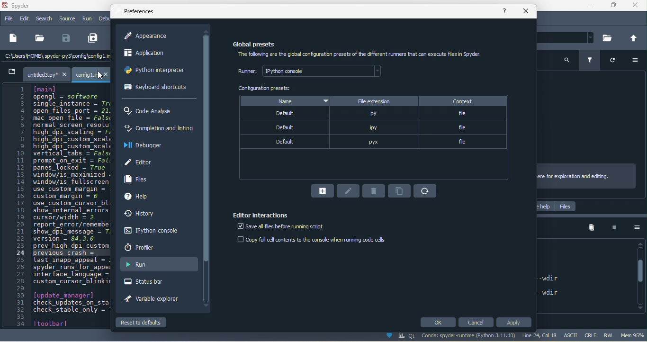  Describe the element at coordinates (157, 70) in the screenshot. I see `python interpreter` at that location.